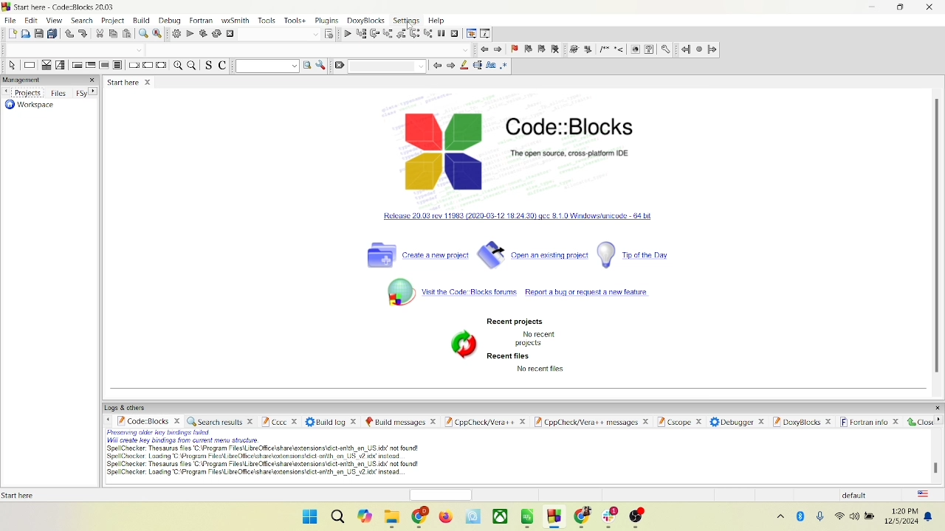  What do you see at coordinates (515, 48) in the screenshot?
I see `toggle bookmark` at bounding box center [515, 48].